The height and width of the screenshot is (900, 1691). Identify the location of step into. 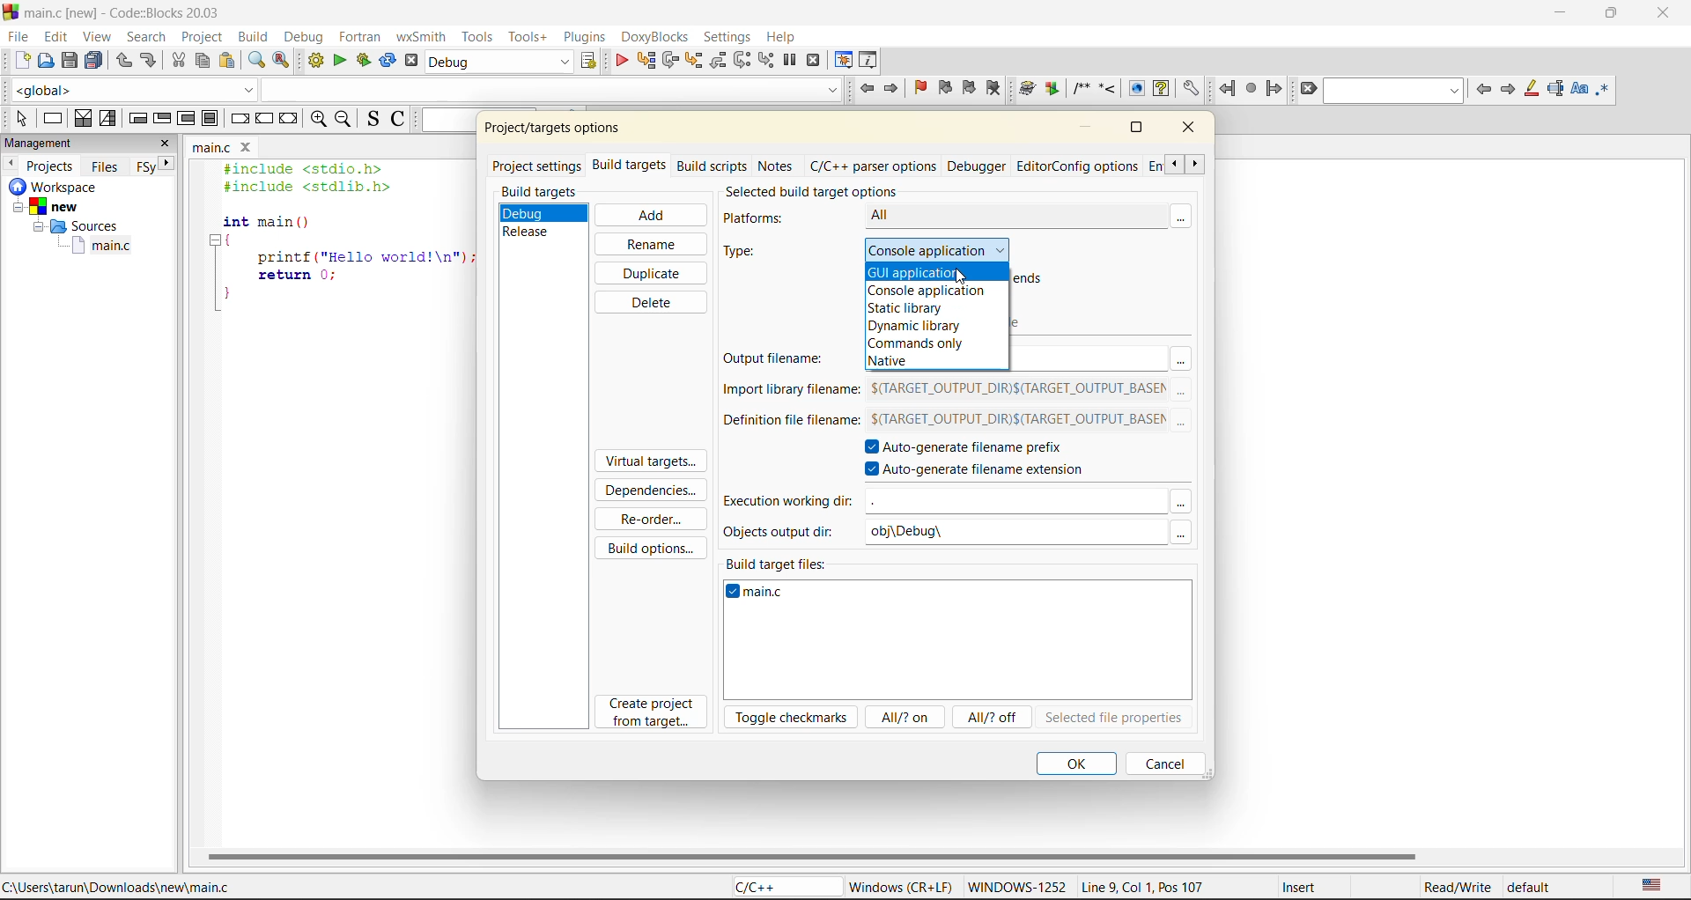
(695, 61).